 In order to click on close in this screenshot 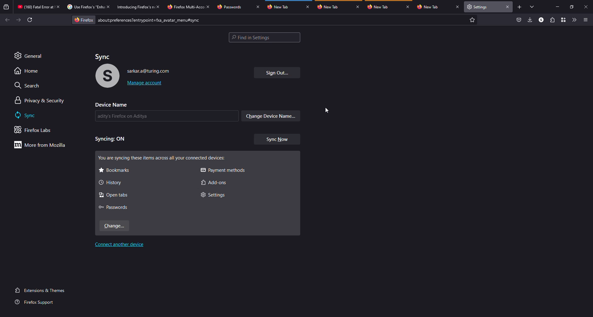, I will do `click(257, 7)`.